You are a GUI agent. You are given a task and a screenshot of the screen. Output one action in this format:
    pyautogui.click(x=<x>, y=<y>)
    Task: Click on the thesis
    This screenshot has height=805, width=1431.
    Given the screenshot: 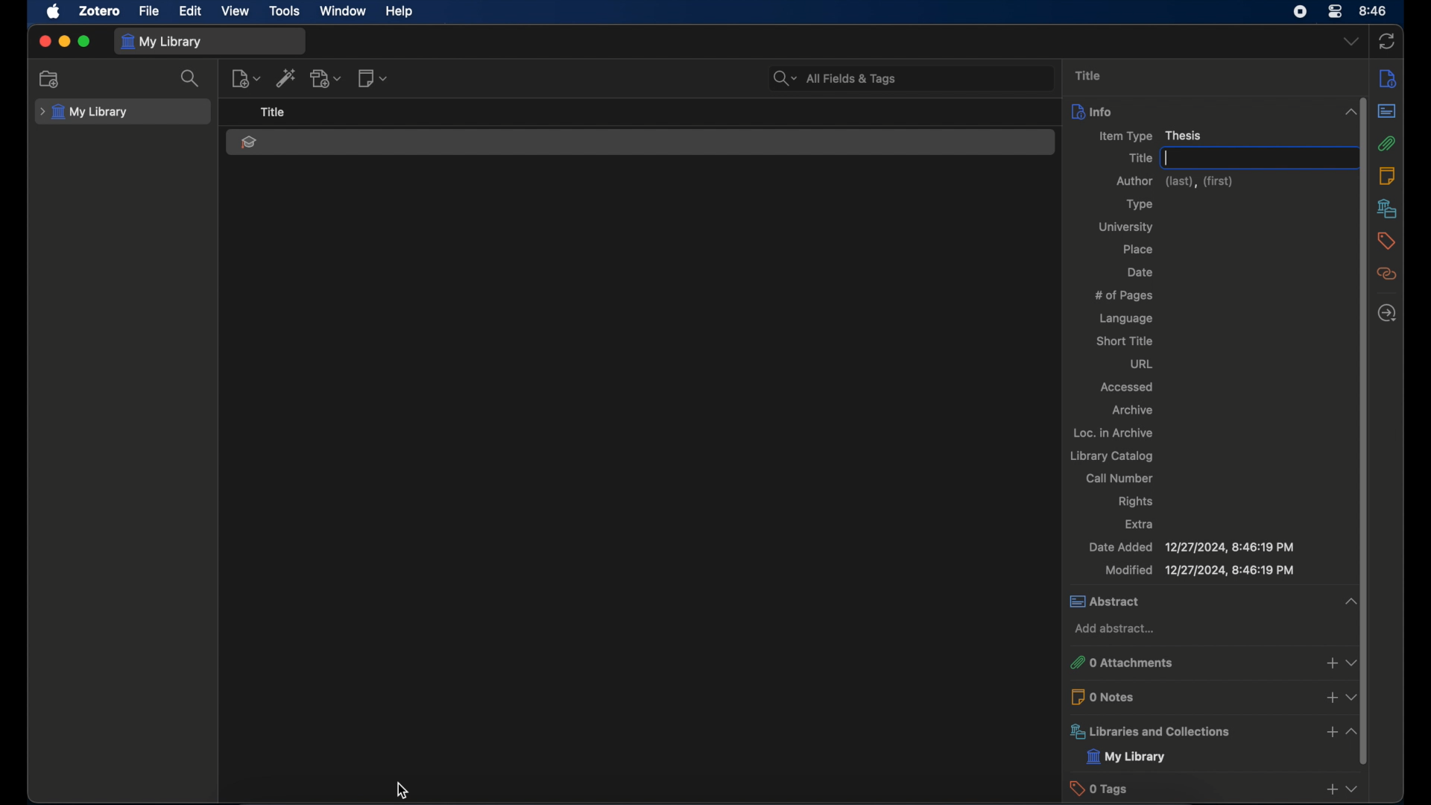 What is the action you would take?
    pyautogui.click(x=247, y=142)
    